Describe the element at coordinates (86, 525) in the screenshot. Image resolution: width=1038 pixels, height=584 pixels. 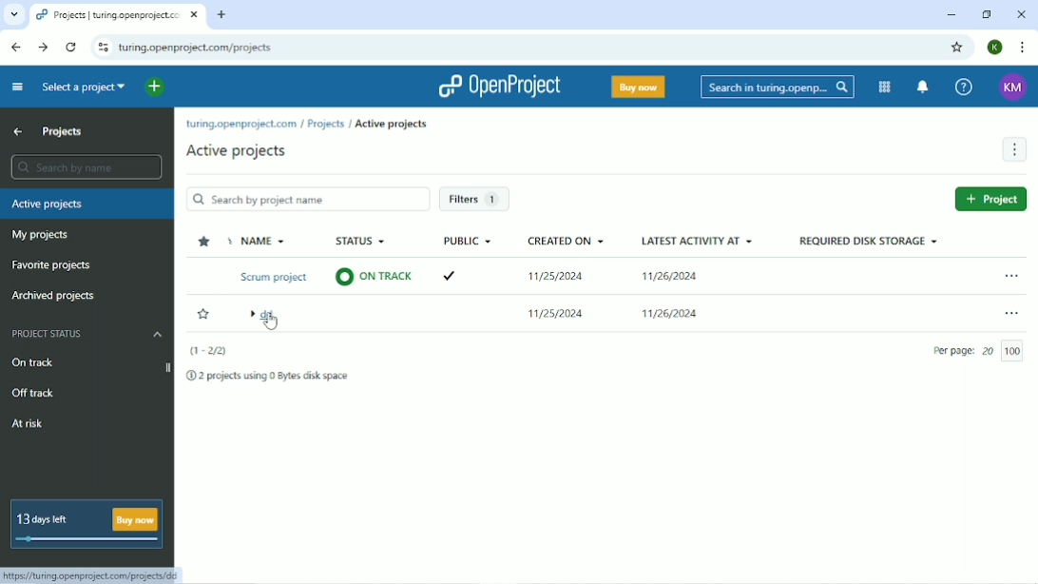
I see `13 days left Buy now` at that location.